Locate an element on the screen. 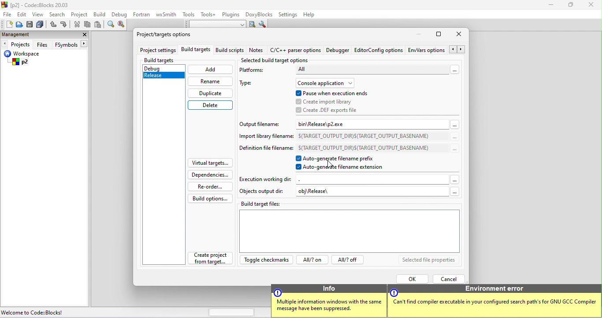 The width and height of the screenshot is (602, 318). copy is located at coordinates (88, 25).